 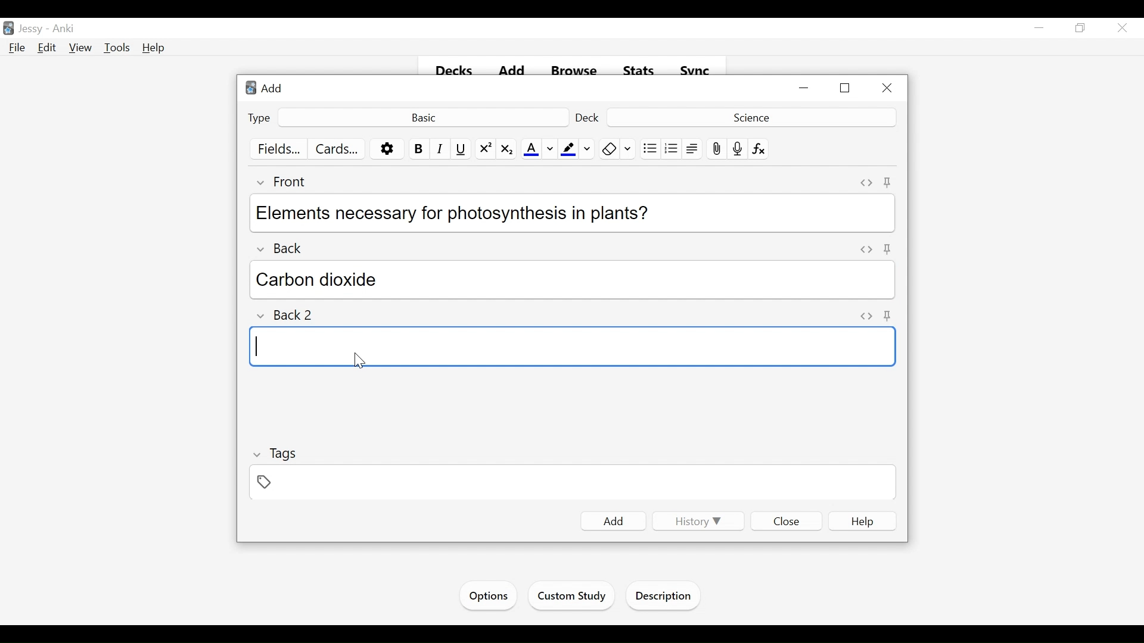 What do you see at coordinates (750, 117) in the screenshot?
I see `Deck` at bounding box center [750, 117].